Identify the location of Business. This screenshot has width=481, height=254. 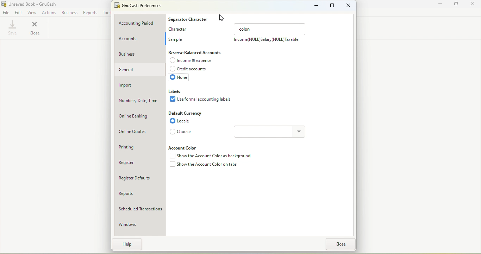
(141, 54).